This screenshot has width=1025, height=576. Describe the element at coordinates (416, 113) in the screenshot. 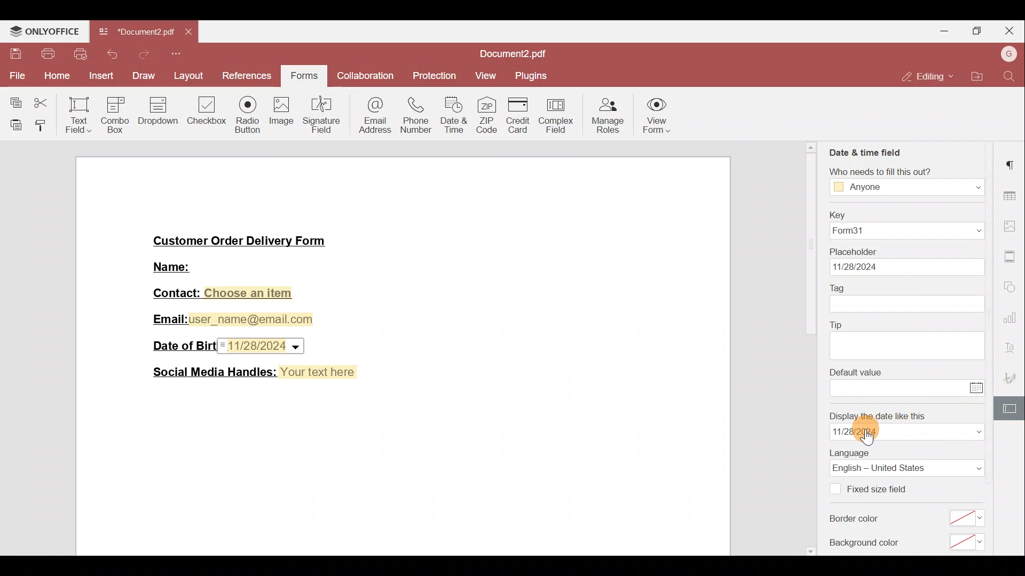

I see `Phone number` at that location.